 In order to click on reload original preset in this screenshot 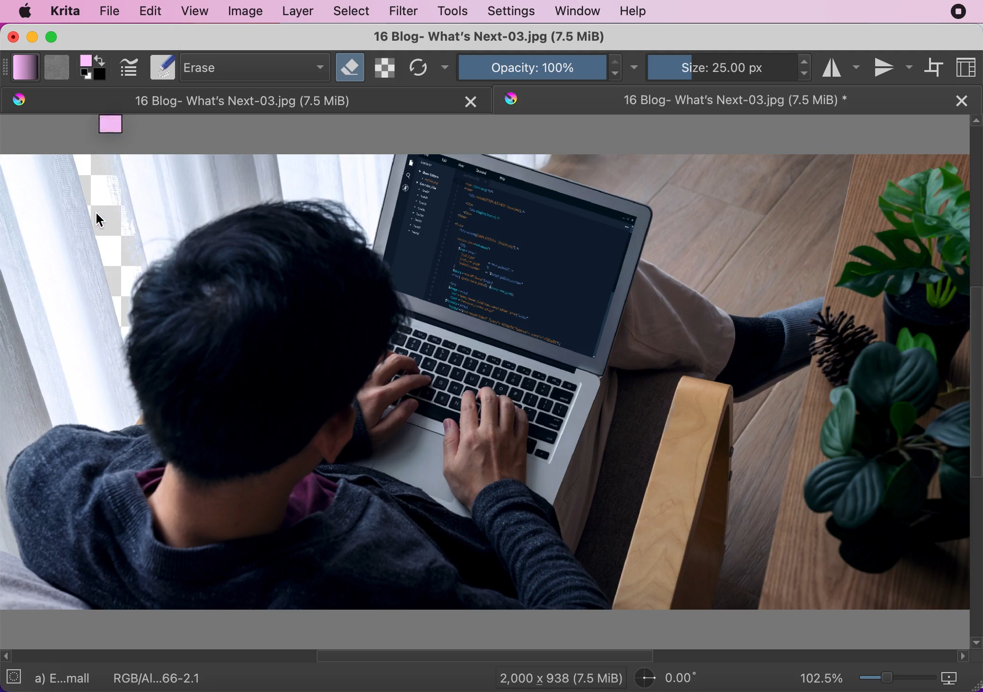, I will do `click(417, 68)`.